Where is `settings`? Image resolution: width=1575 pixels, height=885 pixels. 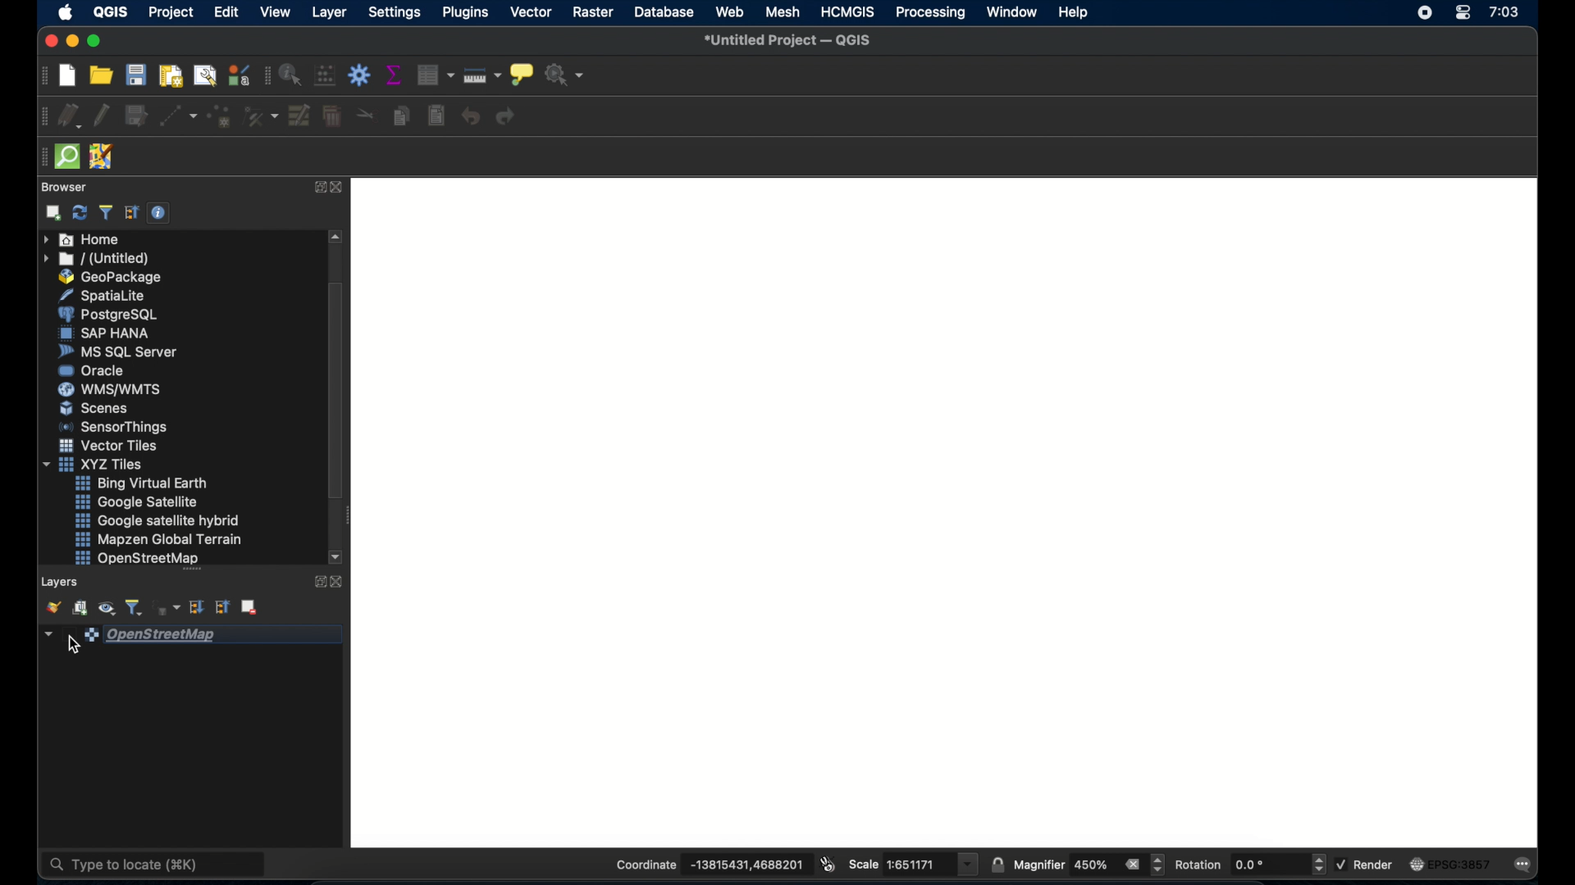
settings is located at coordinates (394, 13).